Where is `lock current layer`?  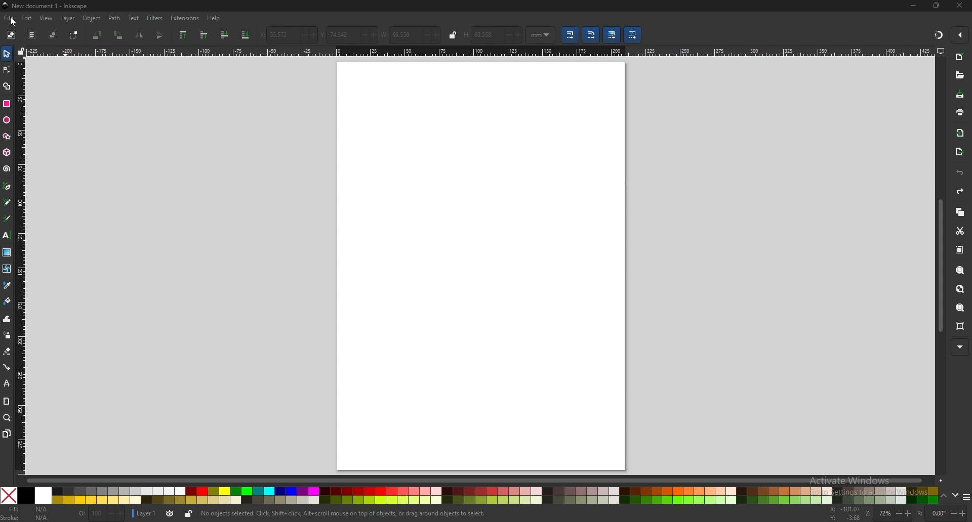 lock current layer is located at coordinates (189, 514).